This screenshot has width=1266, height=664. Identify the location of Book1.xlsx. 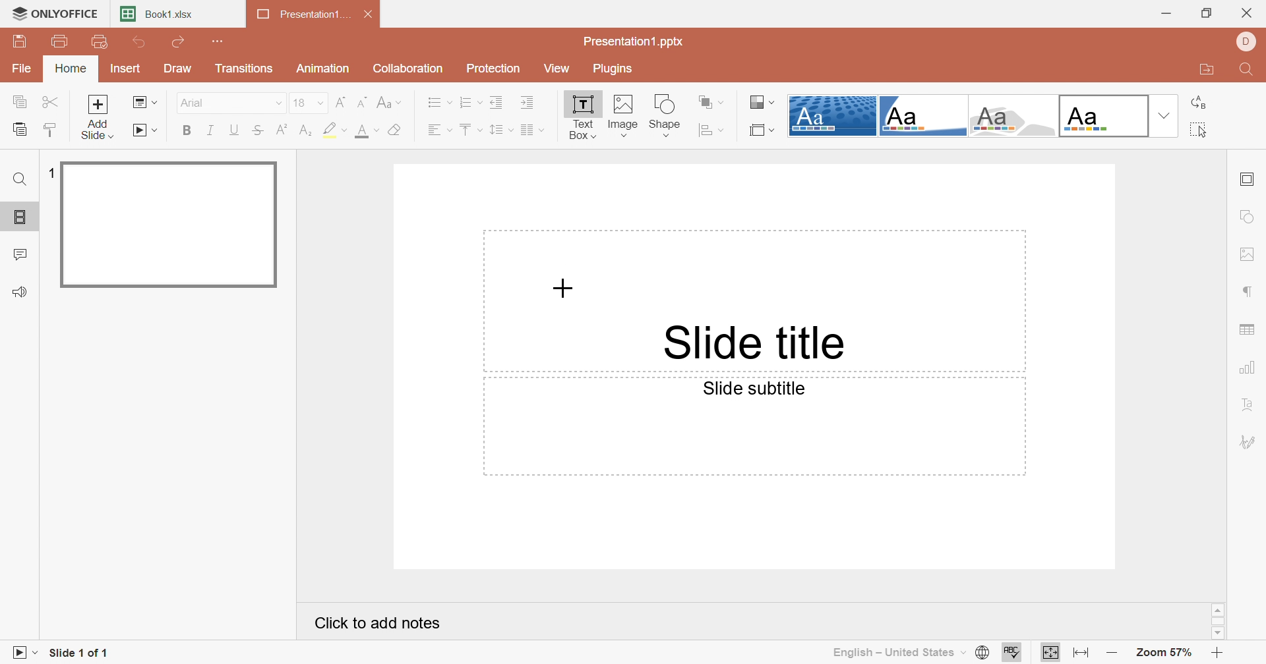
(156, 13).